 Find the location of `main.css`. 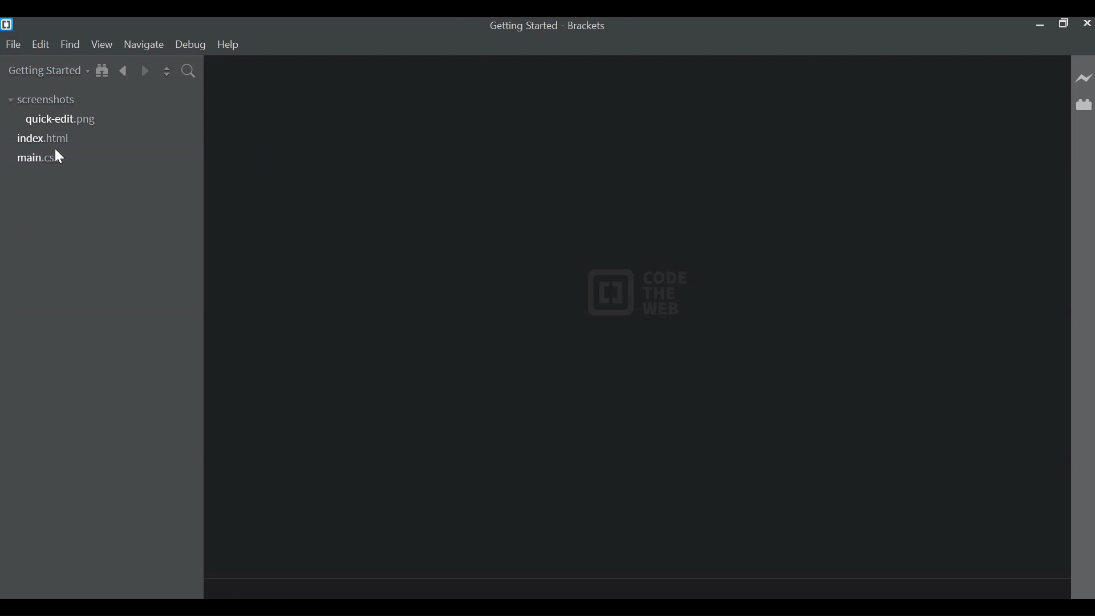

main.css is located at coordinates (42, 158).